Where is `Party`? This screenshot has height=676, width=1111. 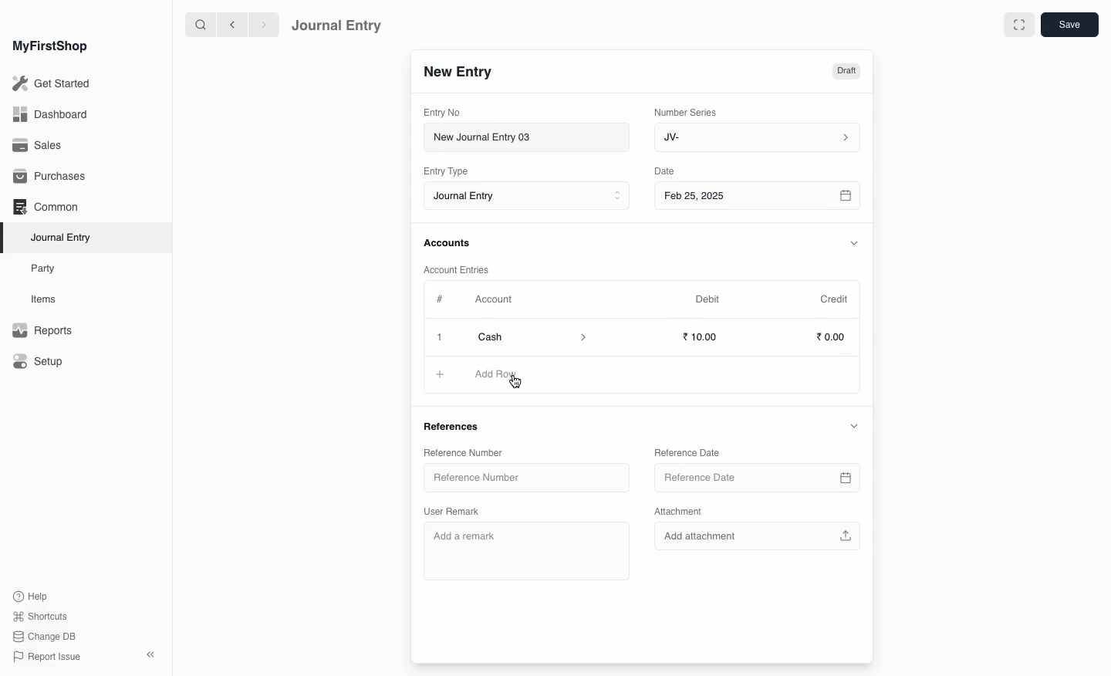
Party is located at coordinates (44, 268).